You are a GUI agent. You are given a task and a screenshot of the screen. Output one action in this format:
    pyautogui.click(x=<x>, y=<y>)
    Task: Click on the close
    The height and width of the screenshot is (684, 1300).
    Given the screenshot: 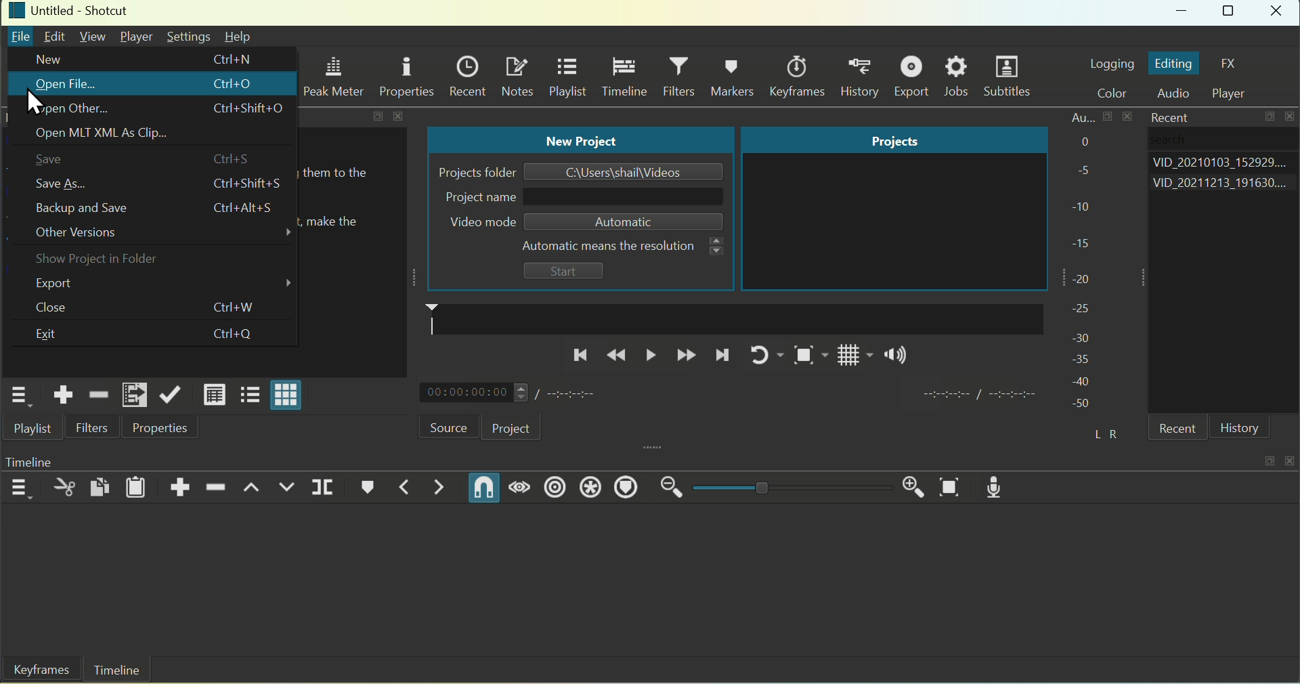 What is the action you would take?
    pyautogui.click(x=1292, y=458)
    